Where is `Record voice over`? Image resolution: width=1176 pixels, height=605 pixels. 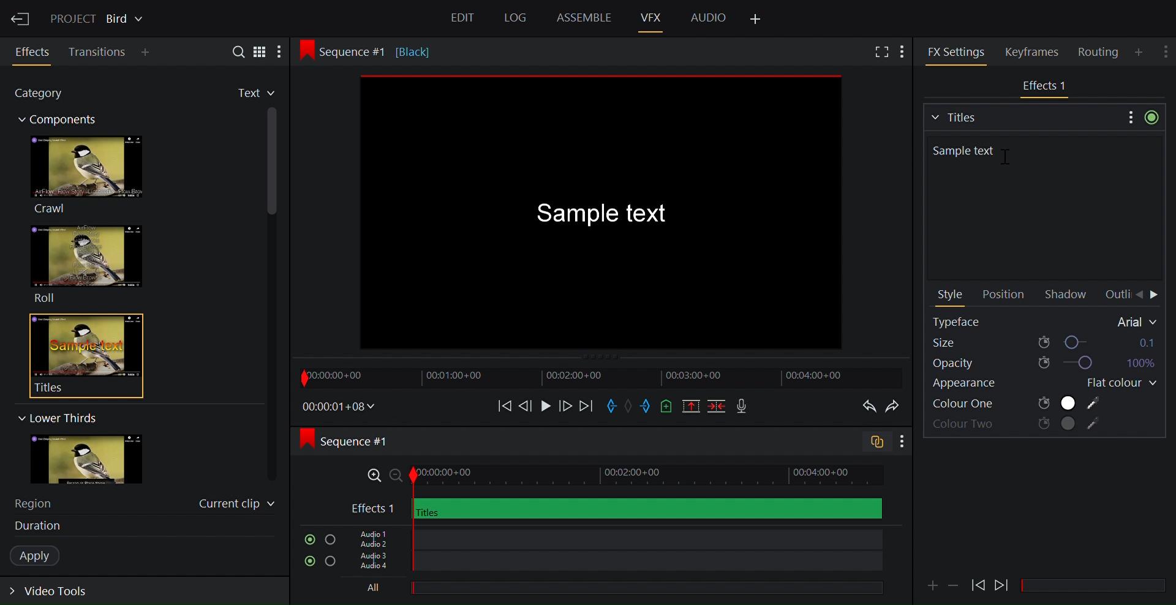 Record voice over is located at coordinates (743, 407).